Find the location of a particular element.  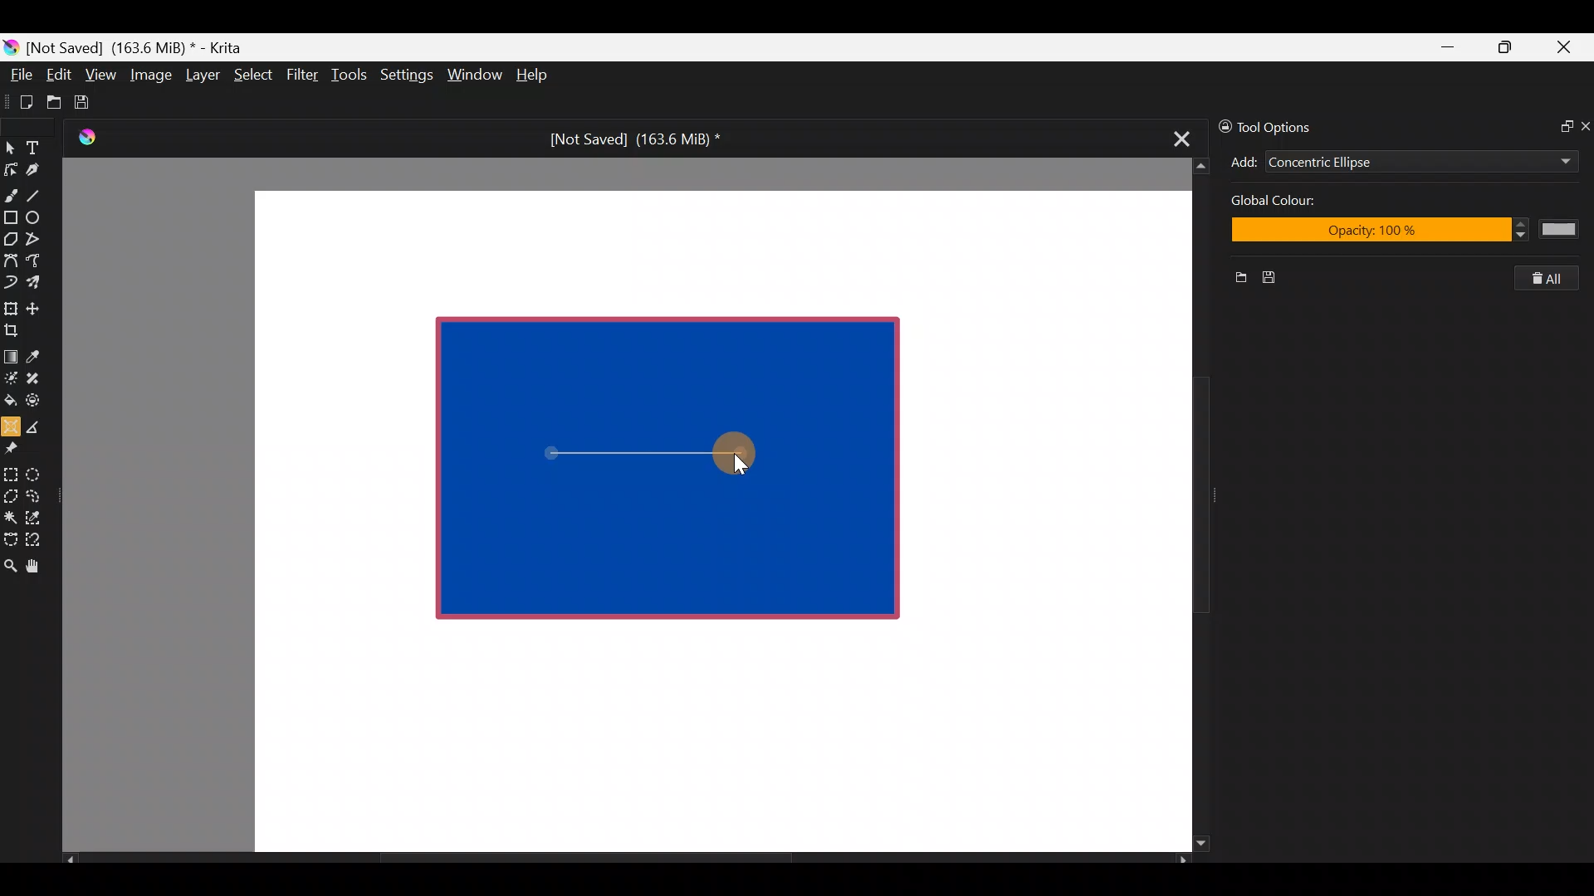

Open an existing document is located at coordinates (55, 105).